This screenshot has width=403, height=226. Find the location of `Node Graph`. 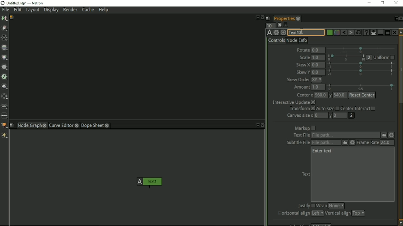

Node Graph is located at coordinates (29, 126).